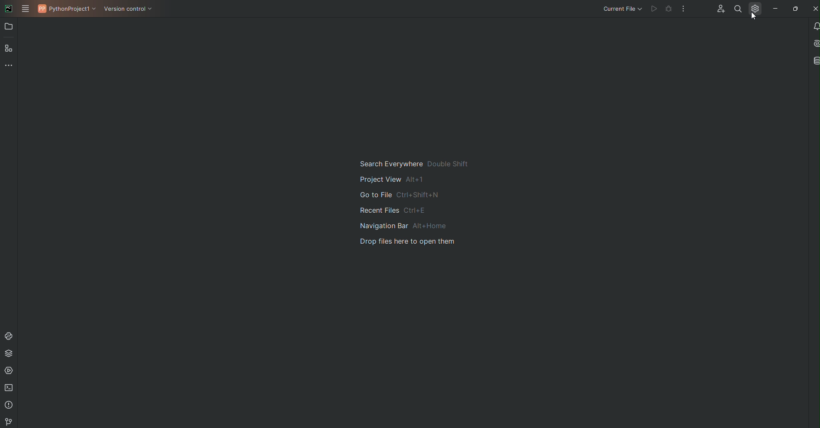  What do you see at coordinates (814, 26) in the screenshot?
I see `Notifications` at bounding box center [814, 26].